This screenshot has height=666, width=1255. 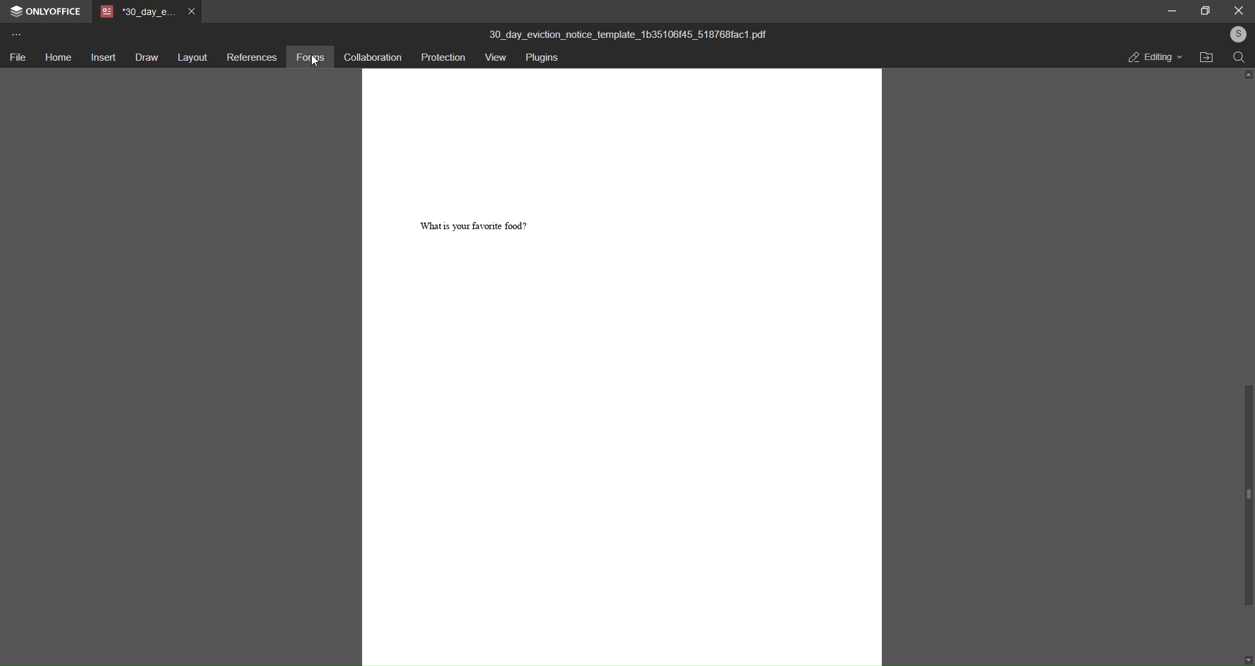 What do you see at coordinates (1239, 58) in the screenshot?
I see `search` at bounding box center [1239, 58].